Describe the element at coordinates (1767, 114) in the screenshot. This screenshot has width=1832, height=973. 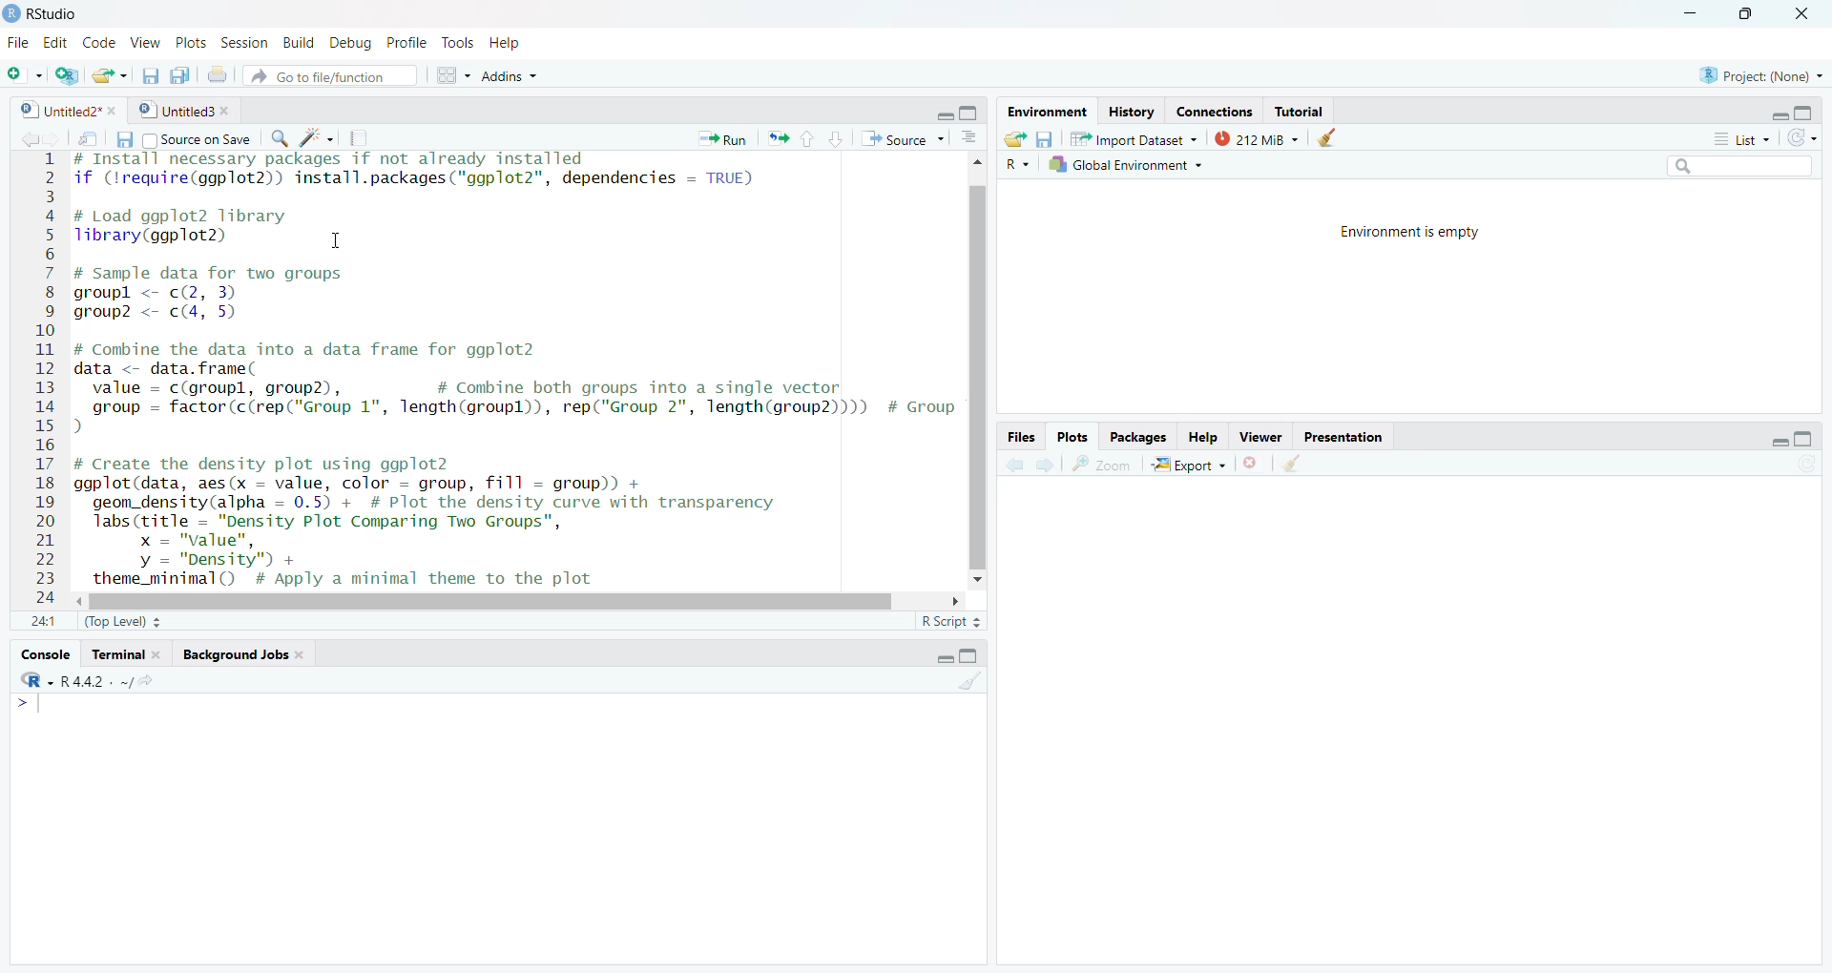
I see `minimize` at that location.